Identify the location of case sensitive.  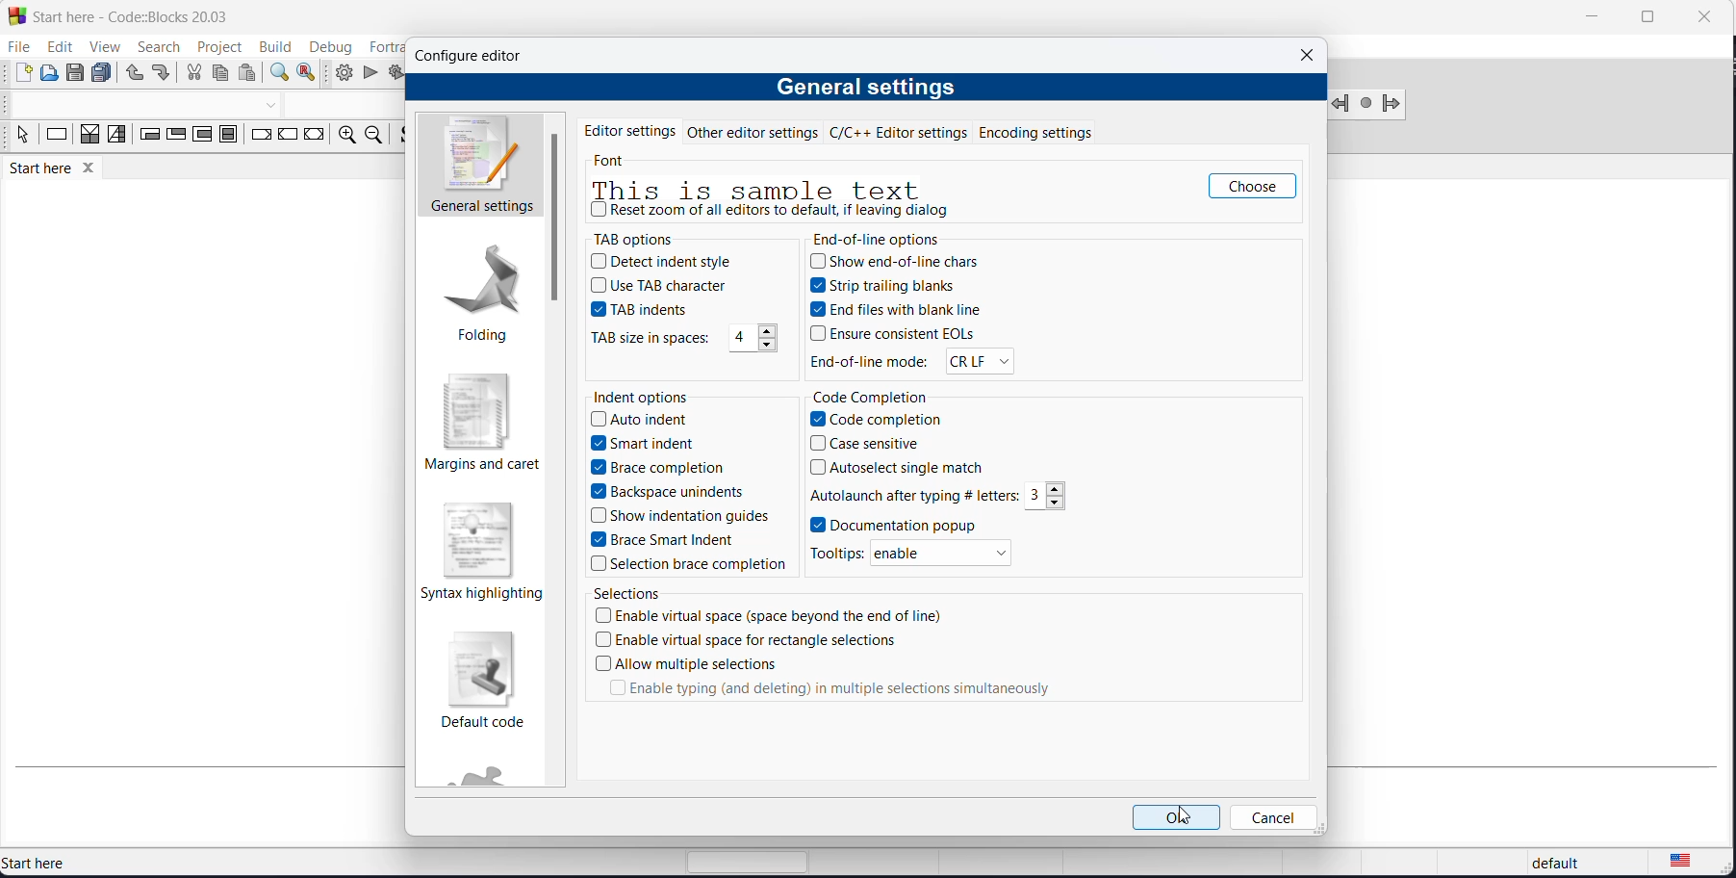
(866, 444).